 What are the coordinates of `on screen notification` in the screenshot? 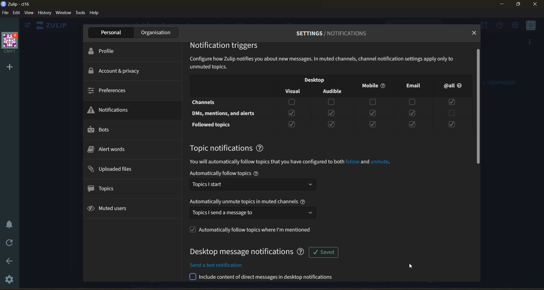 It's located at (323, 251).